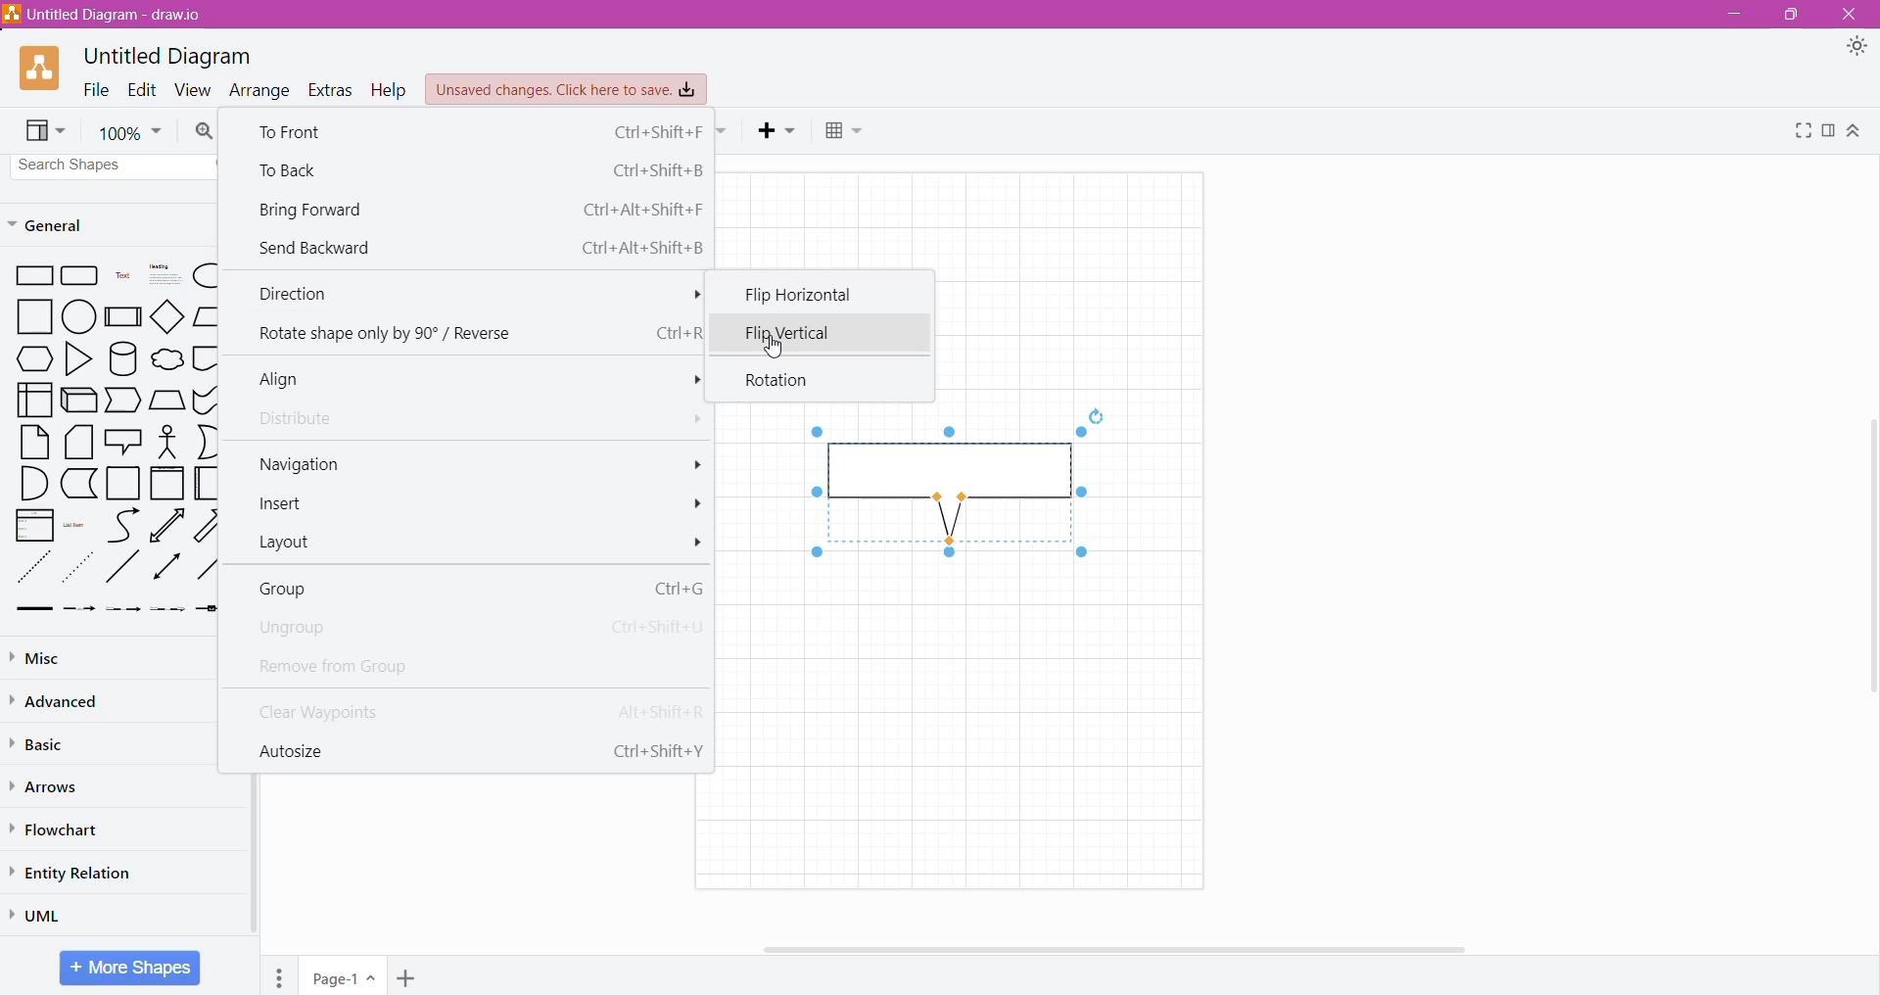 This screenshot has height=995, width=1880. I want to click on Waypoints, so click(724, 132).